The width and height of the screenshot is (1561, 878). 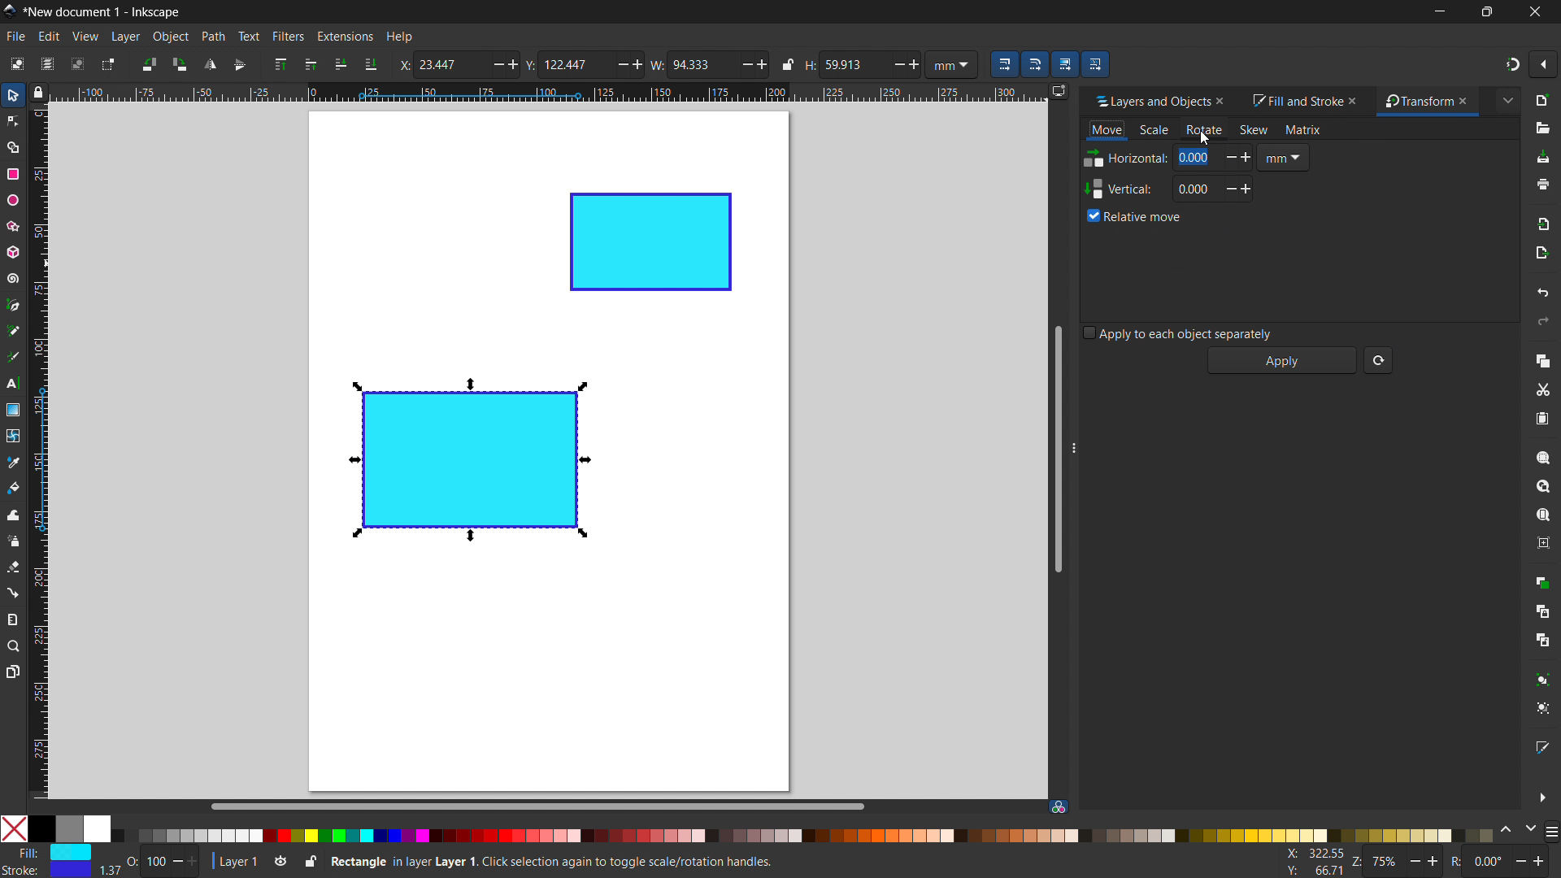 What do you see at coordinates (761, 63) in the screenshot?
I see `Add/ increase` at bounding box center [761, 63].